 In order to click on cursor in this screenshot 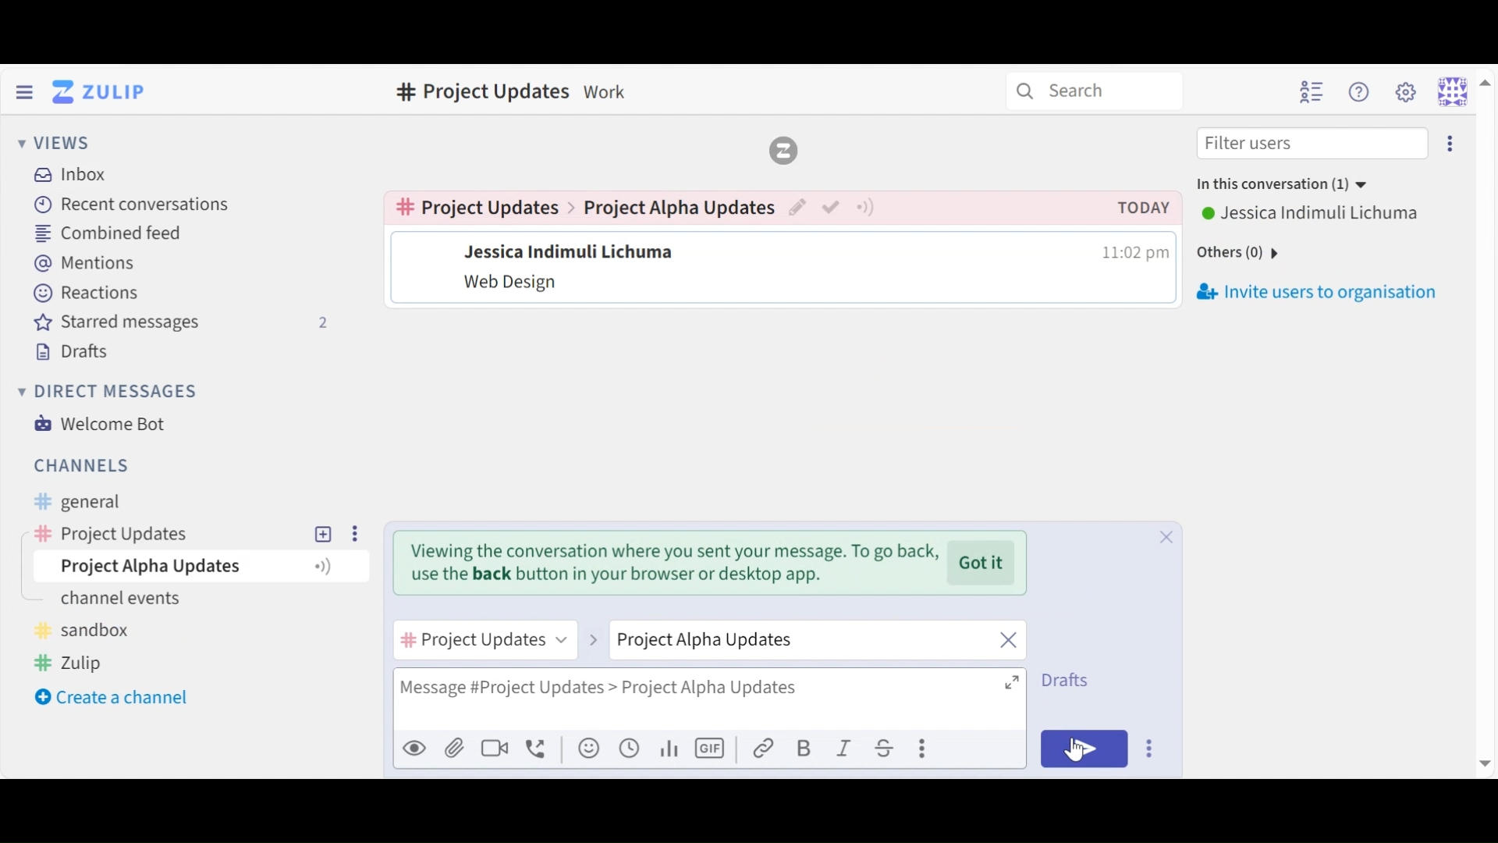, I will do `click(1073, 749)`.